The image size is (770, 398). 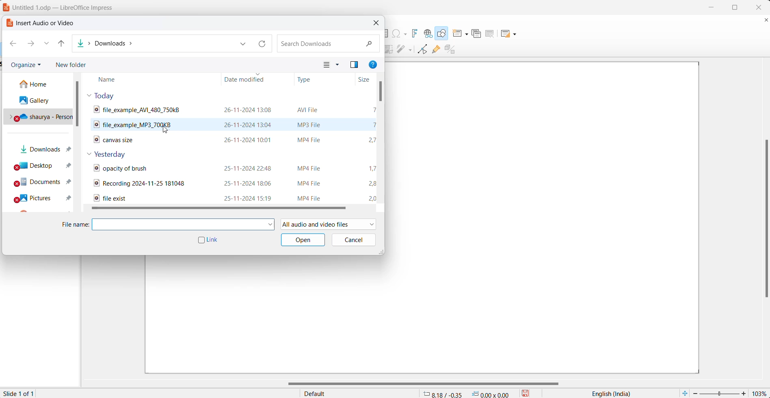 What do you see at coordinates (208, 240) in the screenshot?
I see `link checkbox` at bounding box center [208, 240].